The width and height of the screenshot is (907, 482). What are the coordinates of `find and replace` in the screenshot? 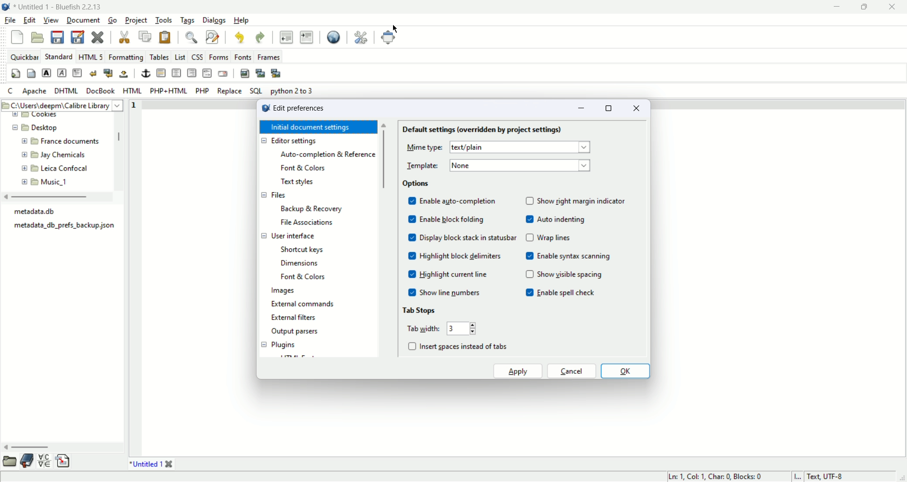 It's located at (212, 37).